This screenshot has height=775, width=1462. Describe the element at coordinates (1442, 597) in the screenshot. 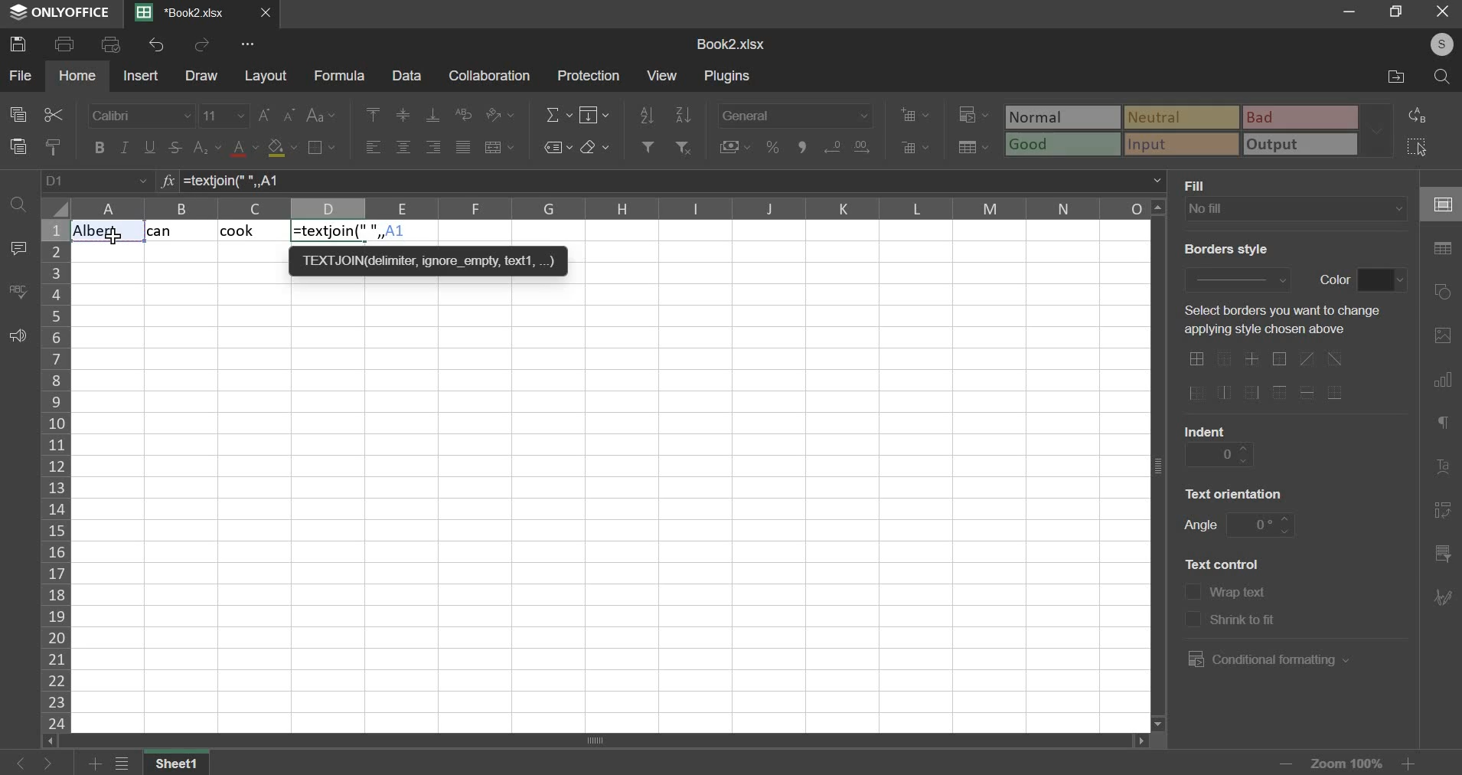

I see `signature` at that location.